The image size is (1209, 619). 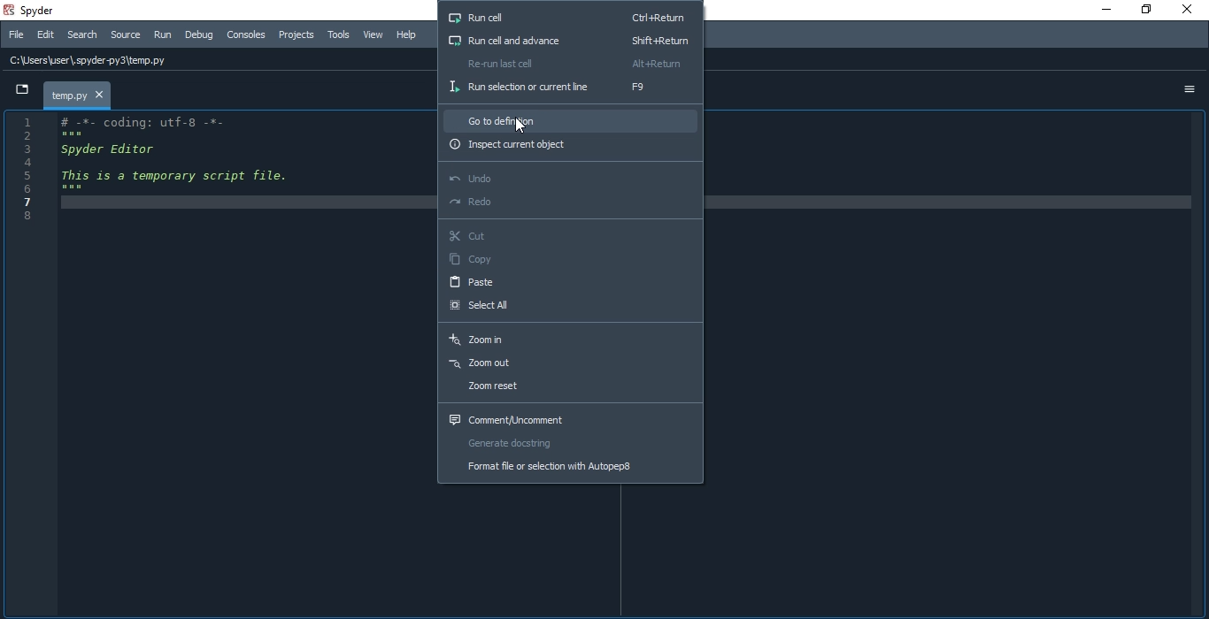 I want to click on 5 This 1s a temporary script file., so click(x=156, y=175).